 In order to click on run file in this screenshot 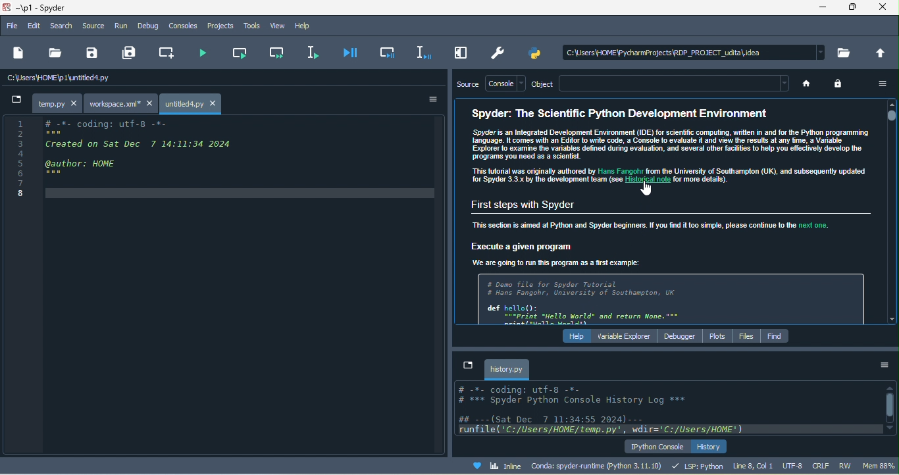, I will do `click(203, 55)`.